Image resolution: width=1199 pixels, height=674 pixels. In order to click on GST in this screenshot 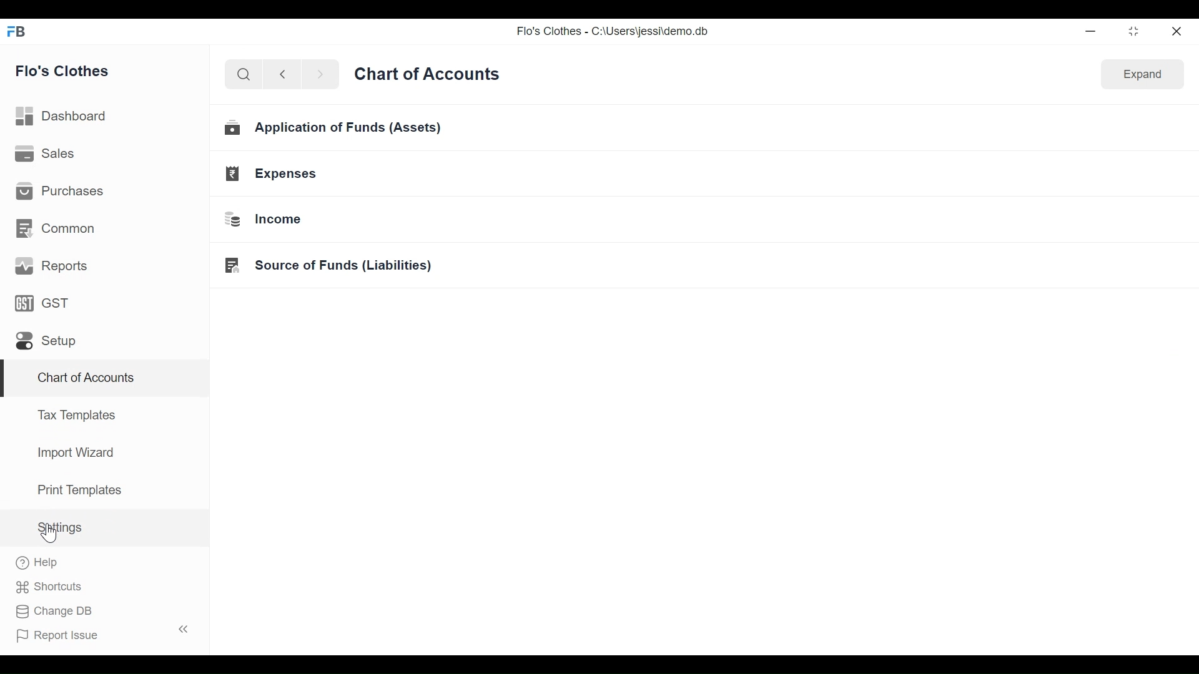, I will do `click(47, 304)`.